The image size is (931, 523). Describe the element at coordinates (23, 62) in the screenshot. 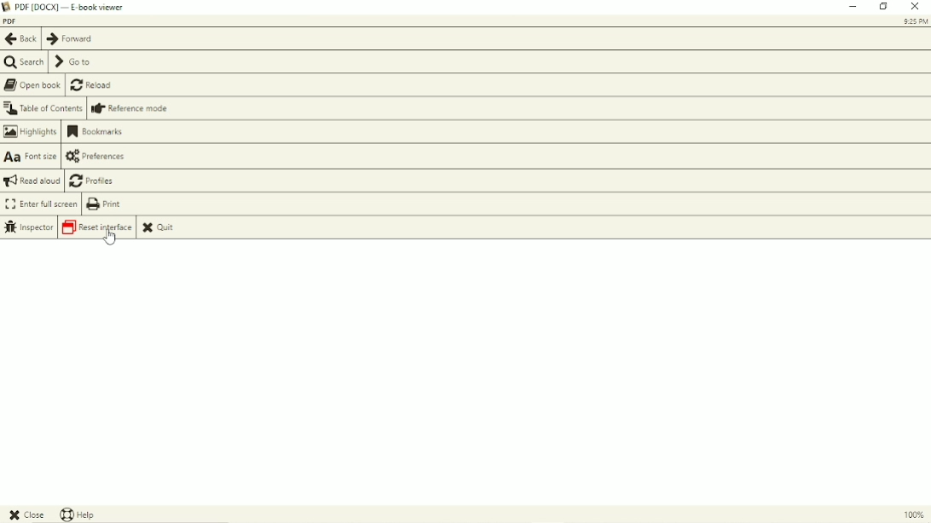

I see `Search` at that location.